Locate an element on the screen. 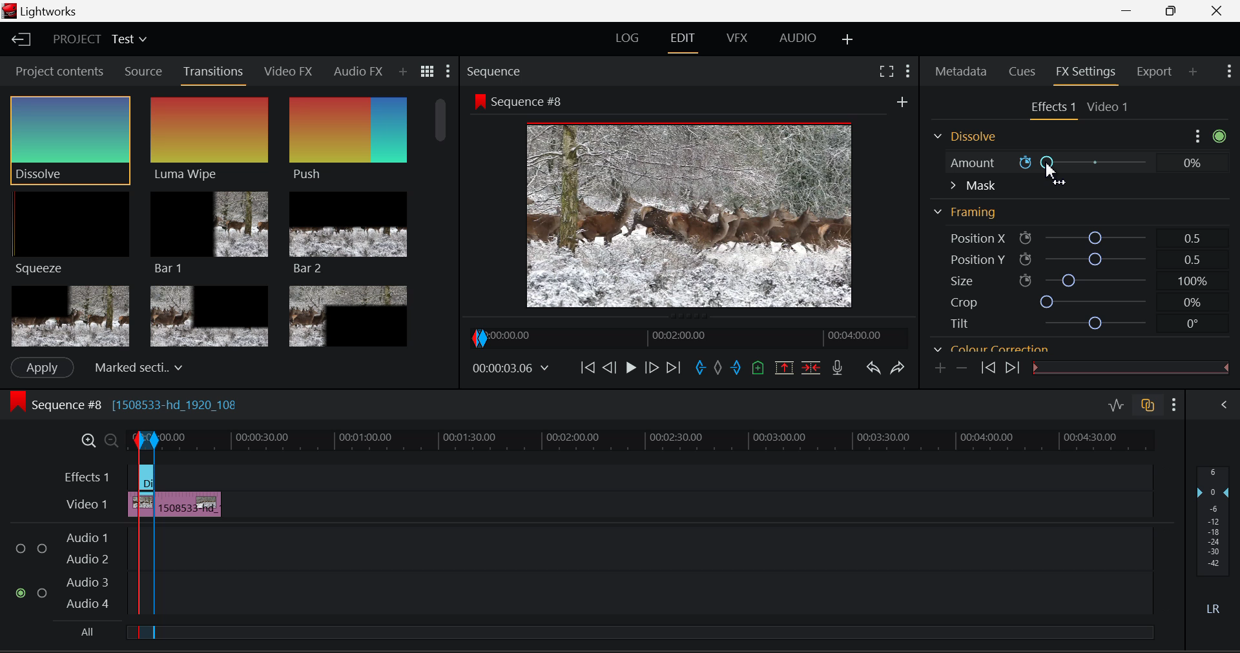 Image resolution: width=1240 pixels, height=653 pixels. To End is located at coordinates (674, 370).